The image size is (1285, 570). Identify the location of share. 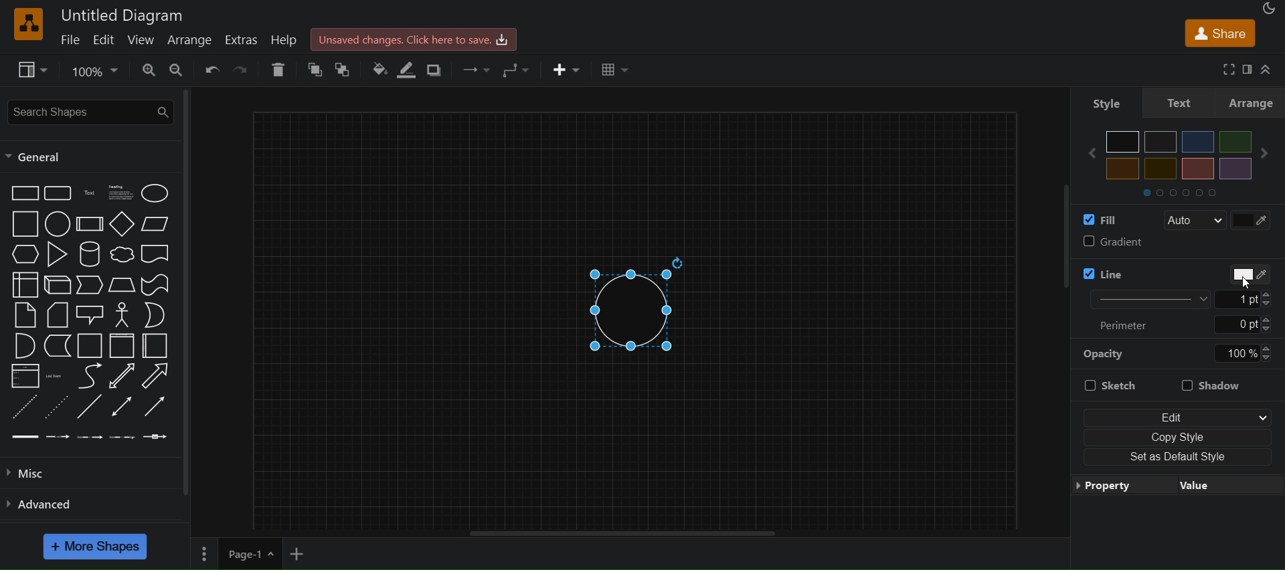
(1219, 35).